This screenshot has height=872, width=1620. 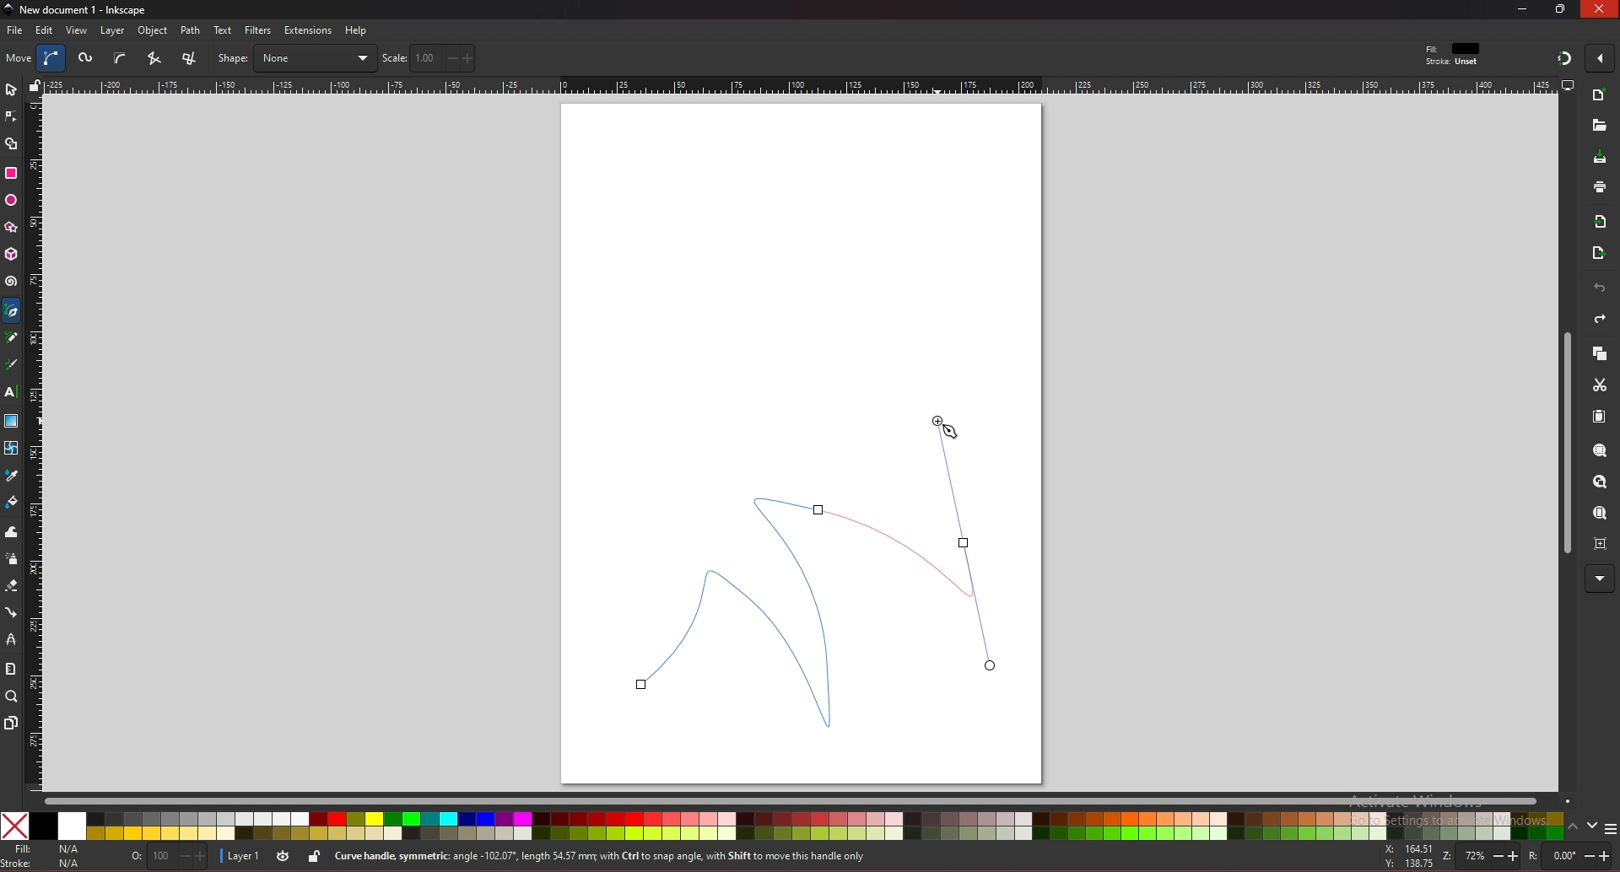 What do you see at coordinates (11, 586) in the screenshot?
I see `eraser` at bounding box center [11, 586].